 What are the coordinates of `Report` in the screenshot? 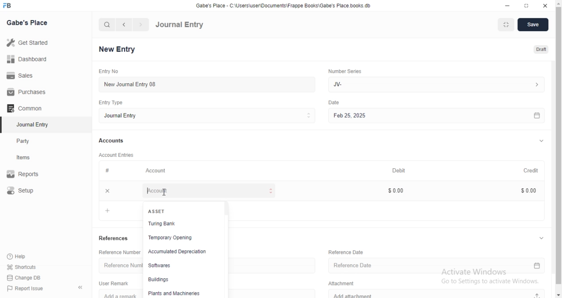 It's located at (29, 174).